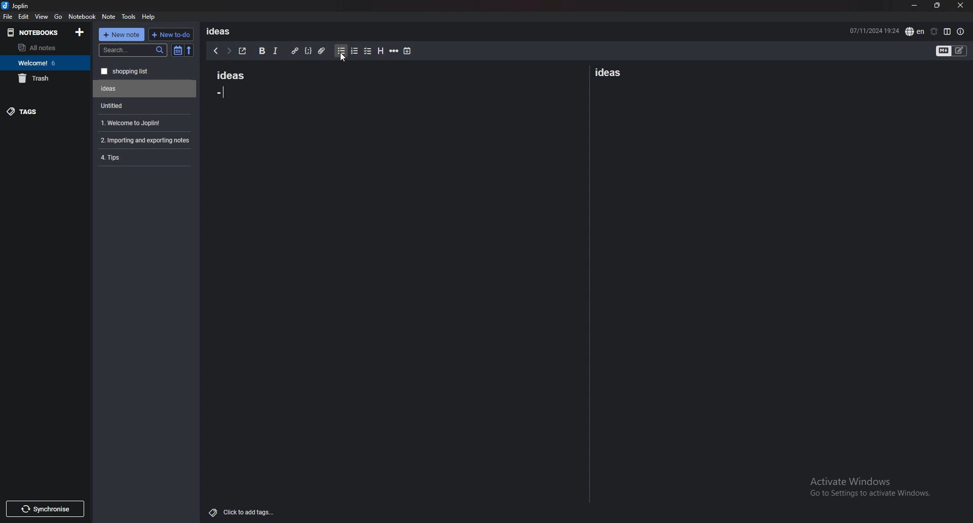  Describe the element at coordinates (961, 32) in the screenshot. I see `note properties` at that location.